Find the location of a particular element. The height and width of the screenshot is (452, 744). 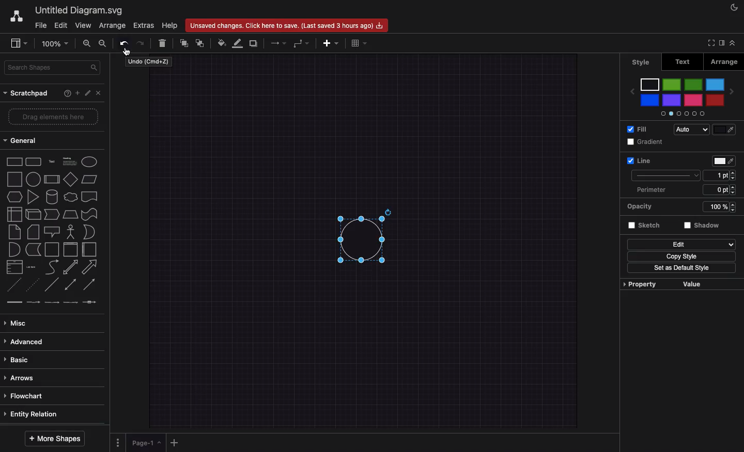

Fill color is located at coordinates (222, 44).